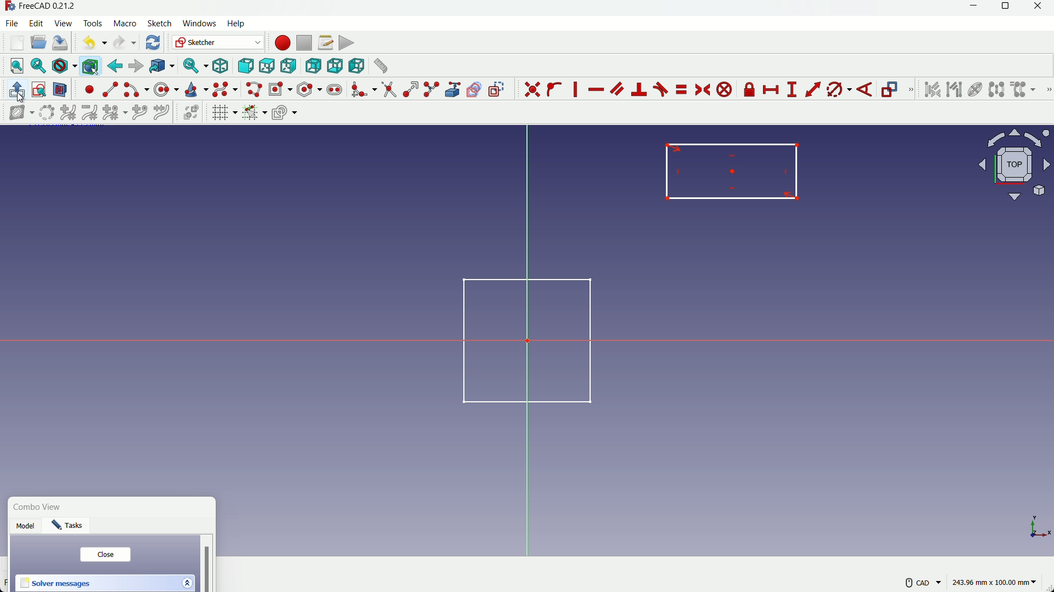  I want to click on toggle snap, so click(254, 112).